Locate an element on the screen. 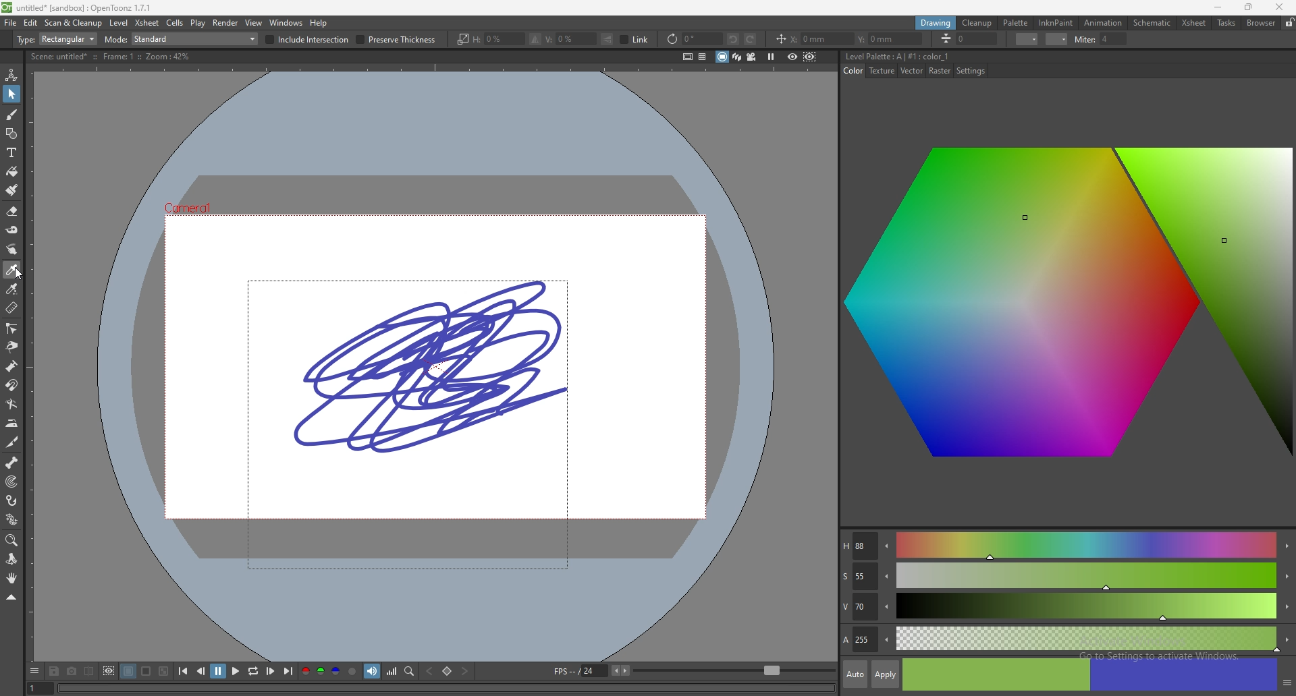 Image resolution: width=1296 pixels, height=696 pixels. magnet tool is located at coordinates (11, 385).